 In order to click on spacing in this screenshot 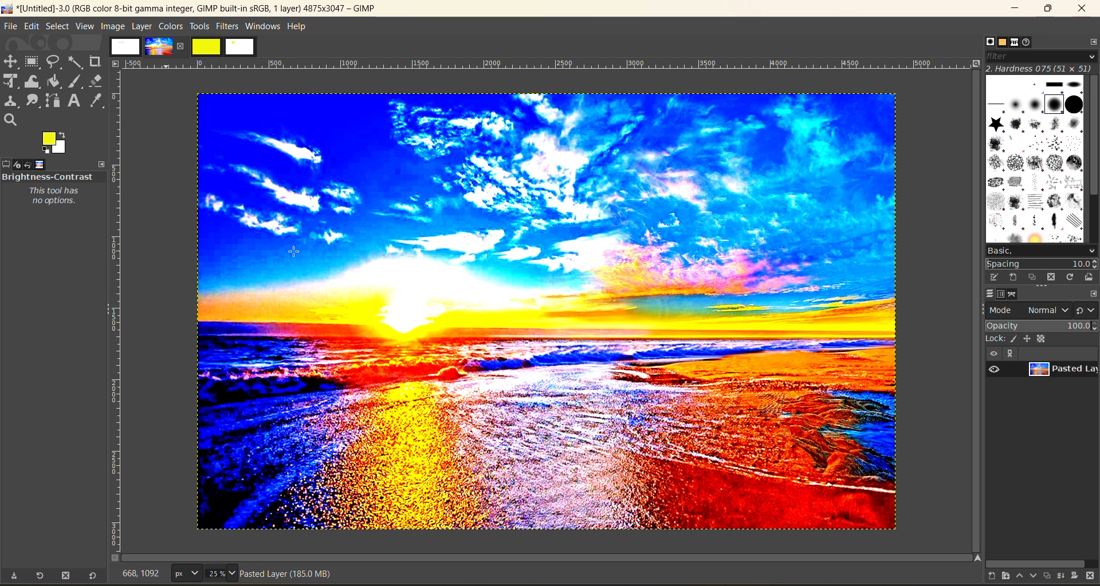, I will do `click(1043, 264)`.